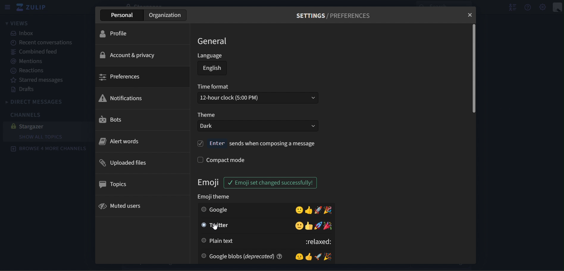 The width and height of the screenshot is (564, 271). What do you see at coordinates (222, 159) in the screenshot?
I see `compact mode` at bounding box center [222, 159].